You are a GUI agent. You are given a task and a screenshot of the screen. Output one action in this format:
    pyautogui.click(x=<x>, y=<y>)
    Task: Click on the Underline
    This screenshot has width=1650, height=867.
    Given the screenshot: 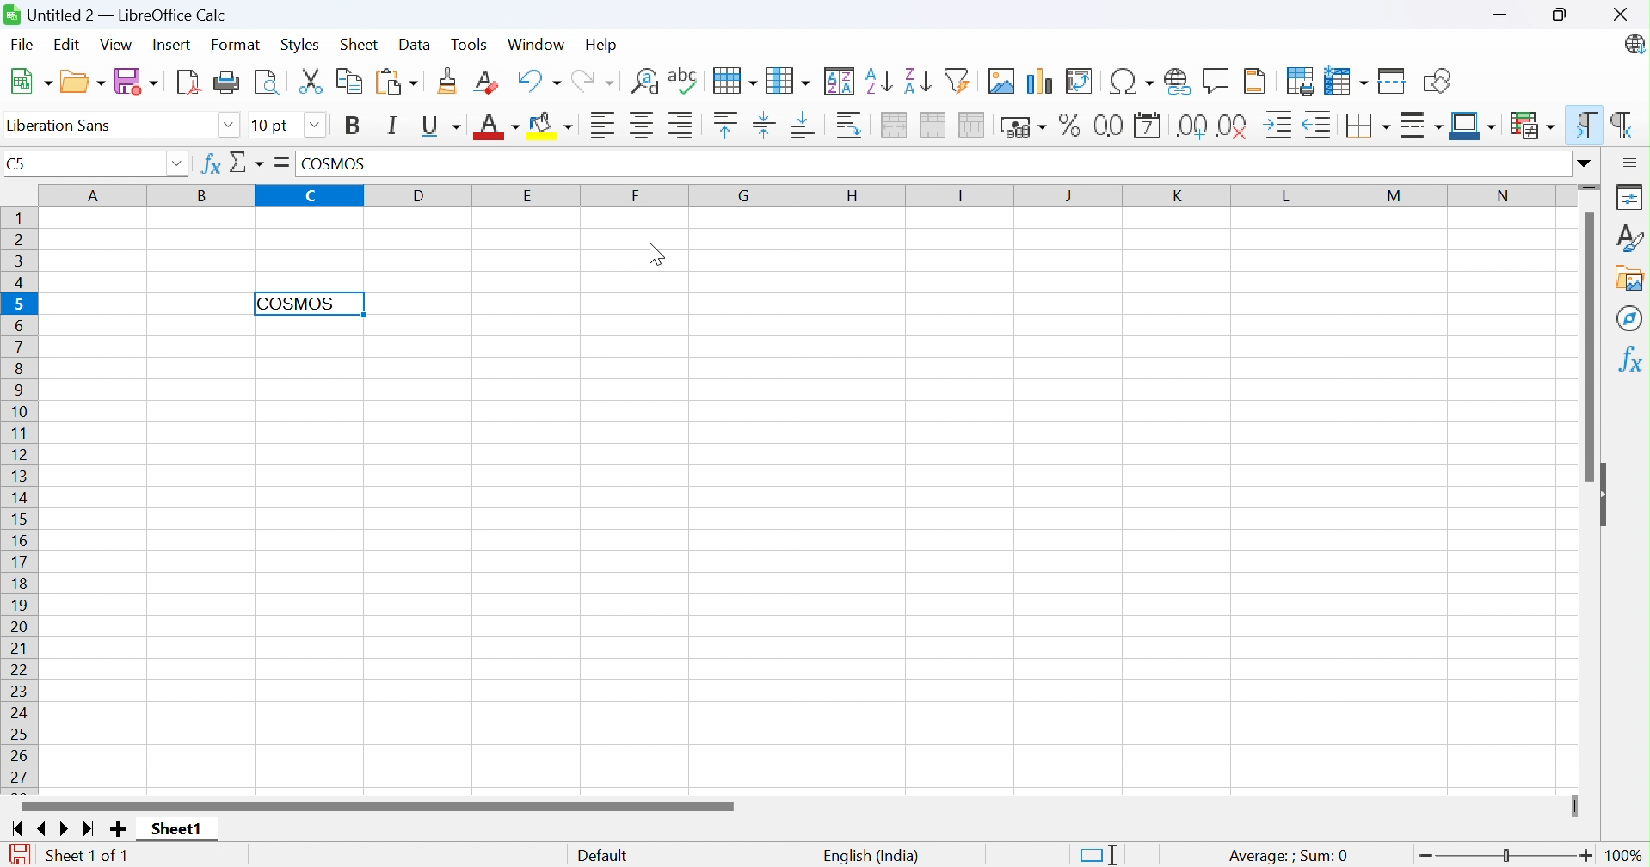 What is the action you would take?
    pyautogui.click(x=439, y=126)
    